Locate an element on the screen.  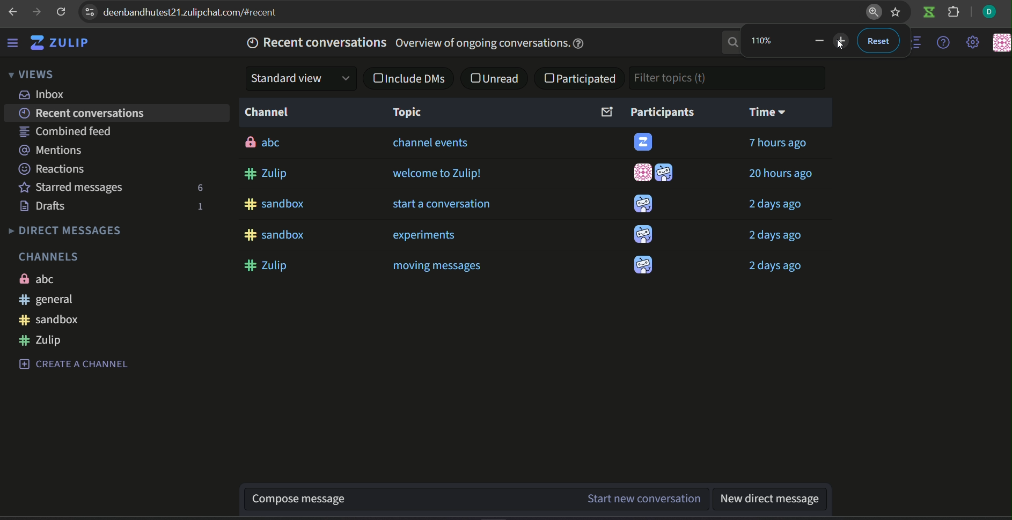
7 hours ago is located at coordinates (778, 143).